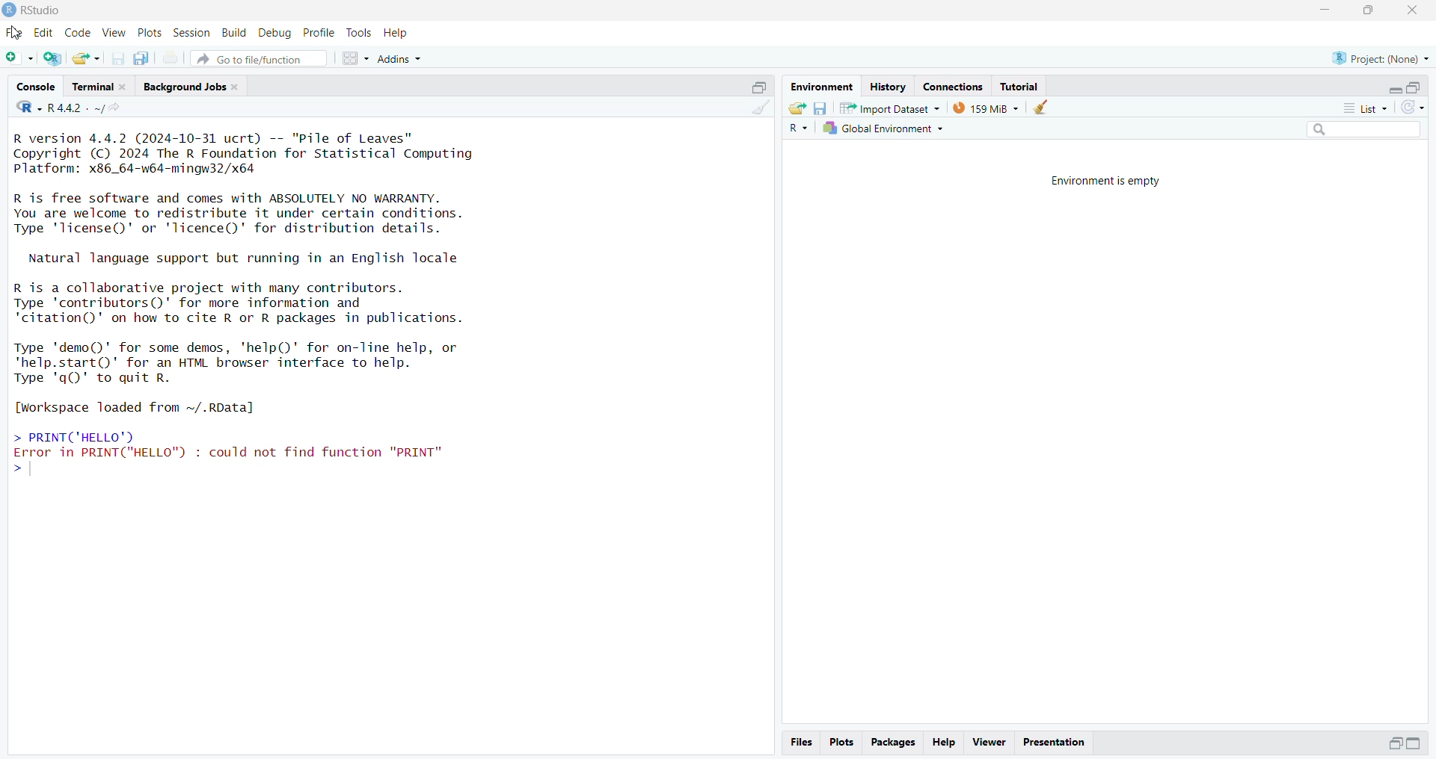 The height and width of the screenshot is (759, 1436). I want to click on help, so click(397, 33).